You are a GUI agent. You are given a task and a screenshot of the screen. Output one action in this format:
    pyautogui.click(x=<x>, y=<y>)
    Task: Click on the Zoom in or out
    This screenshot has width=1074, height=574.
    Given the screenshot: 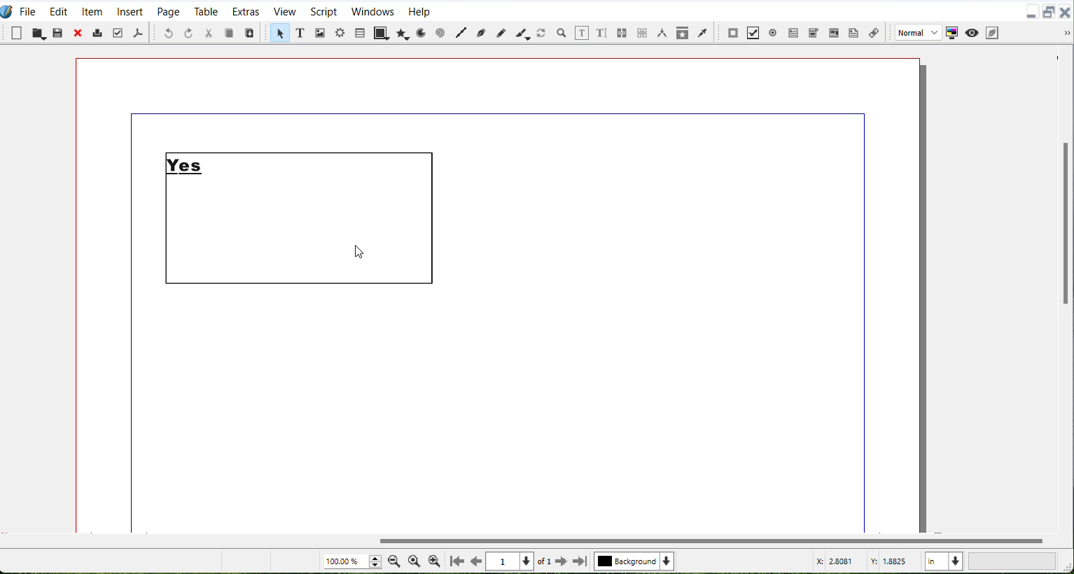 What is the action you would take?
    pyautogui.click(x=562, y=33)
    